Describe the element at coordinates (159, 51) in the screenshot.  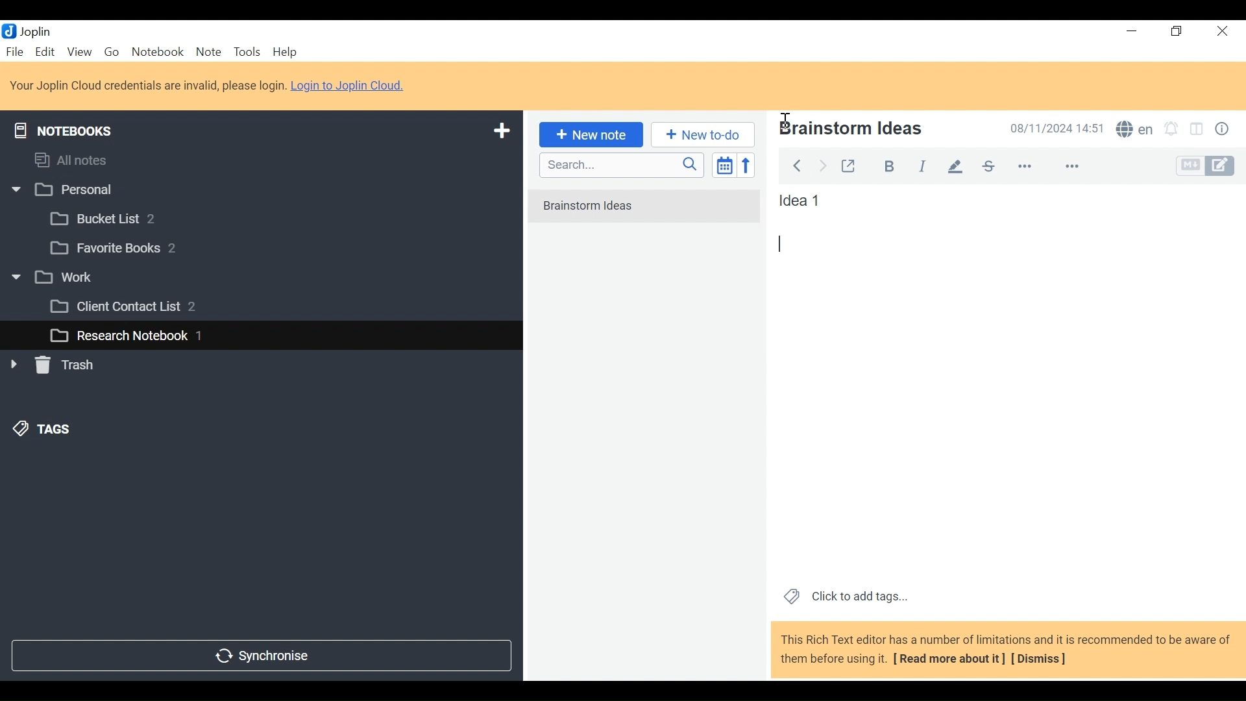
I see `Notebook` at that location.